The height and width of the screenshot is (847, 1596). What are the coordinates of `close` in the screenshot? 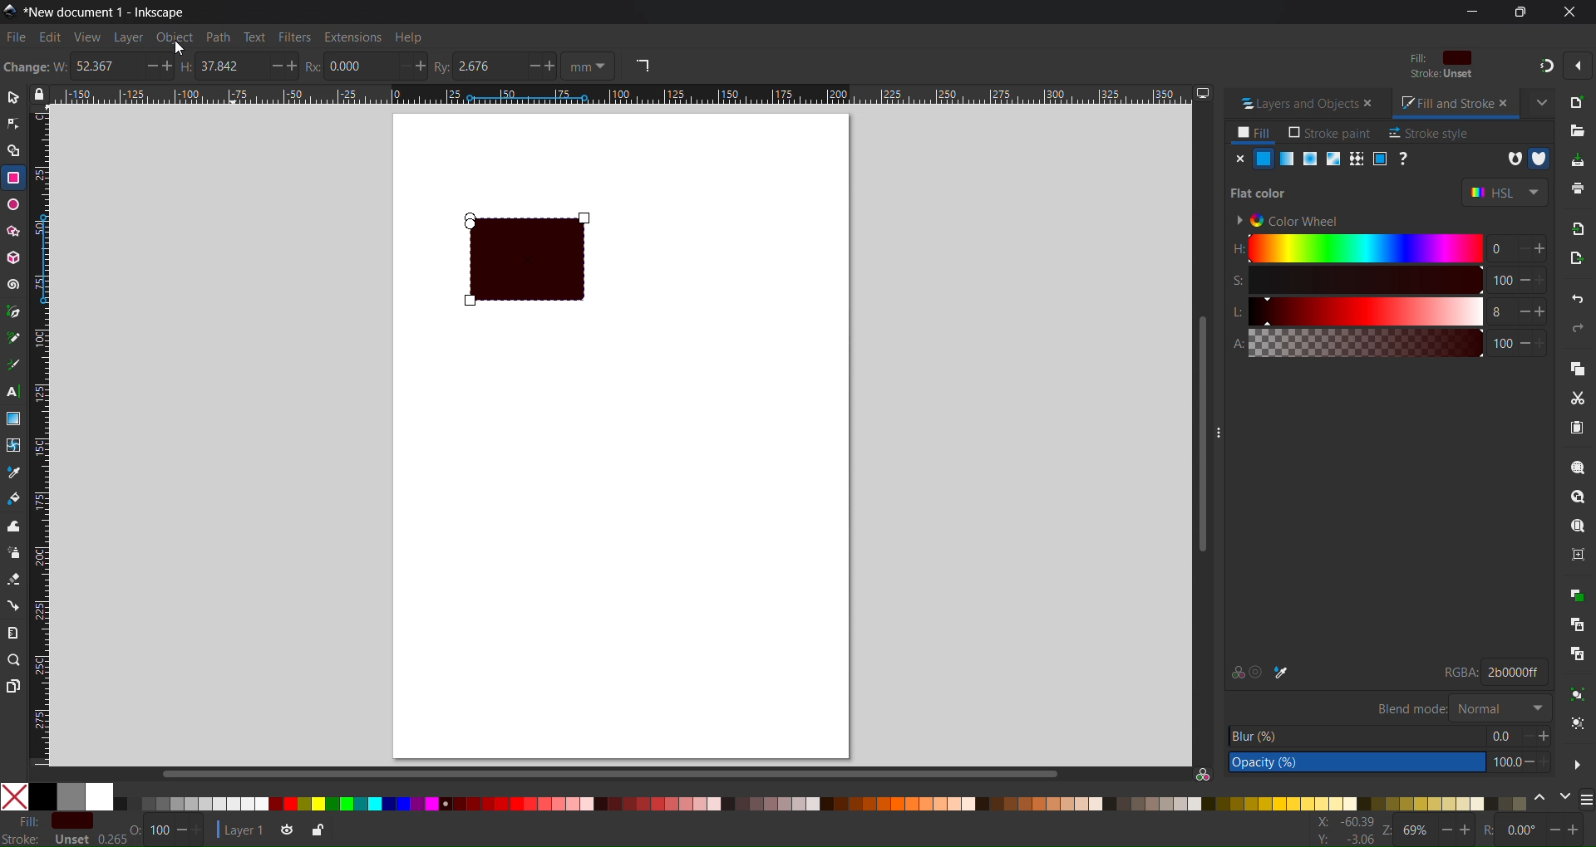 It's located at (1505, 102).